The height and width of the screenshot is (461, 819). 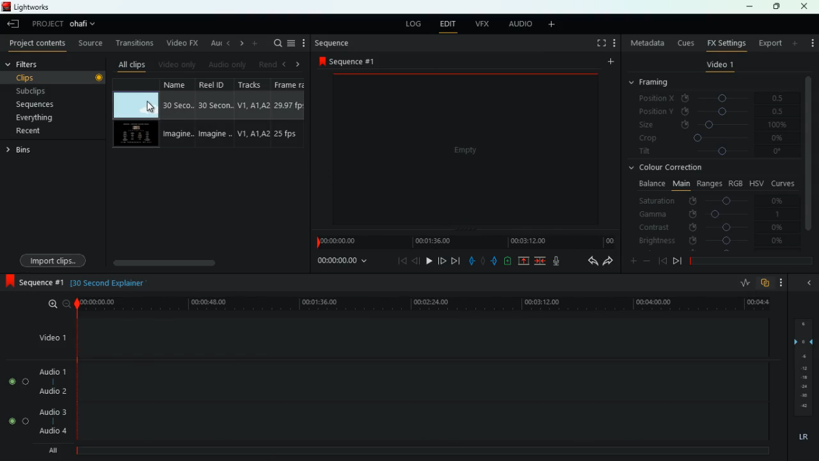 I want to click on close, so click(x=805, y=6).